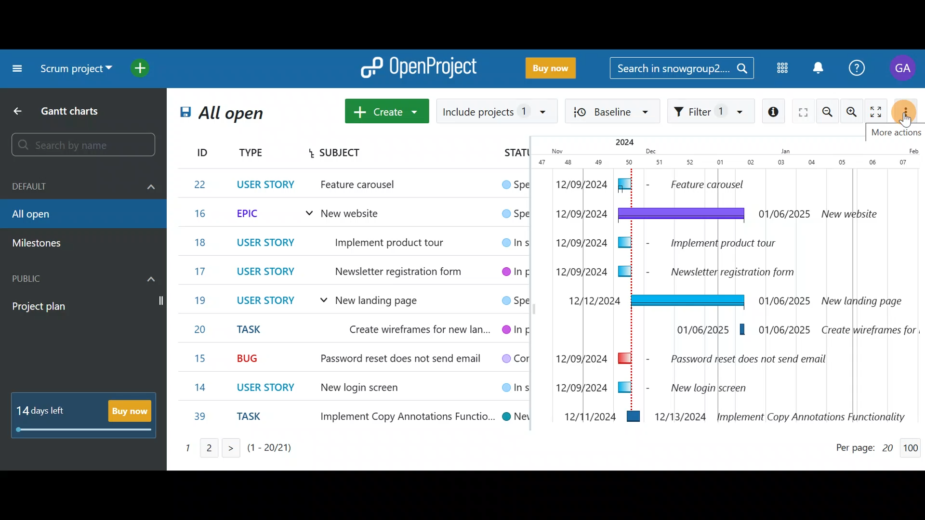  I want to click on Implement product tour, so click(403, 241).